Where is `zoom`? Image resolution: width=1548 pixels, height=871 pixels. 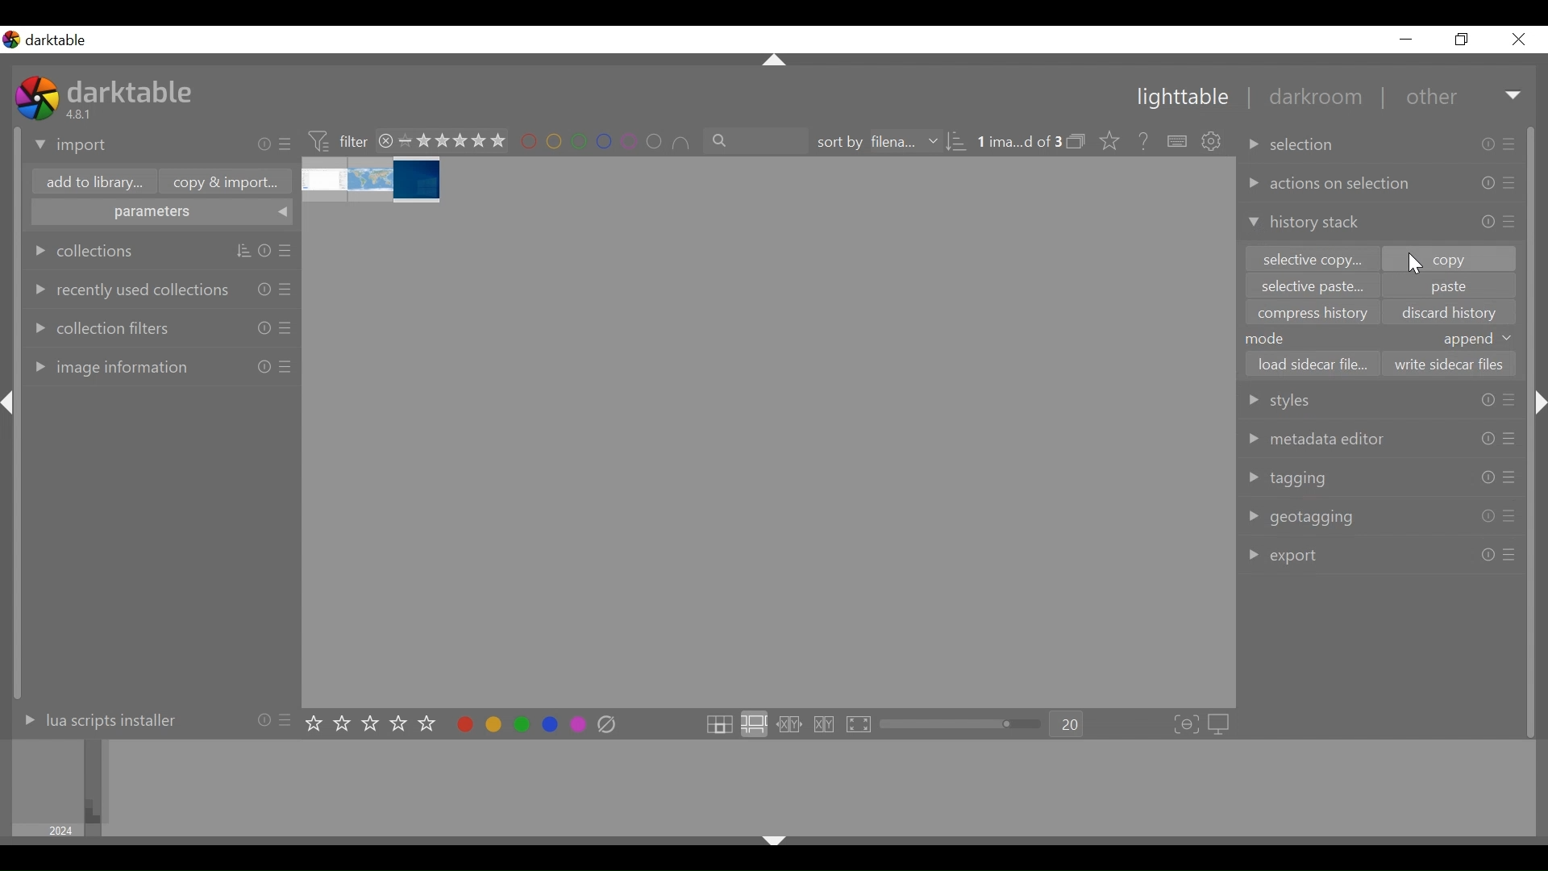 zoom is located at coordinates (961, 724).